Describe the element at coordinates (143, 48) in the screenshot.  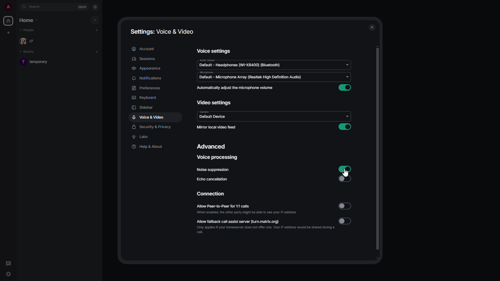
I see `account` at that location.